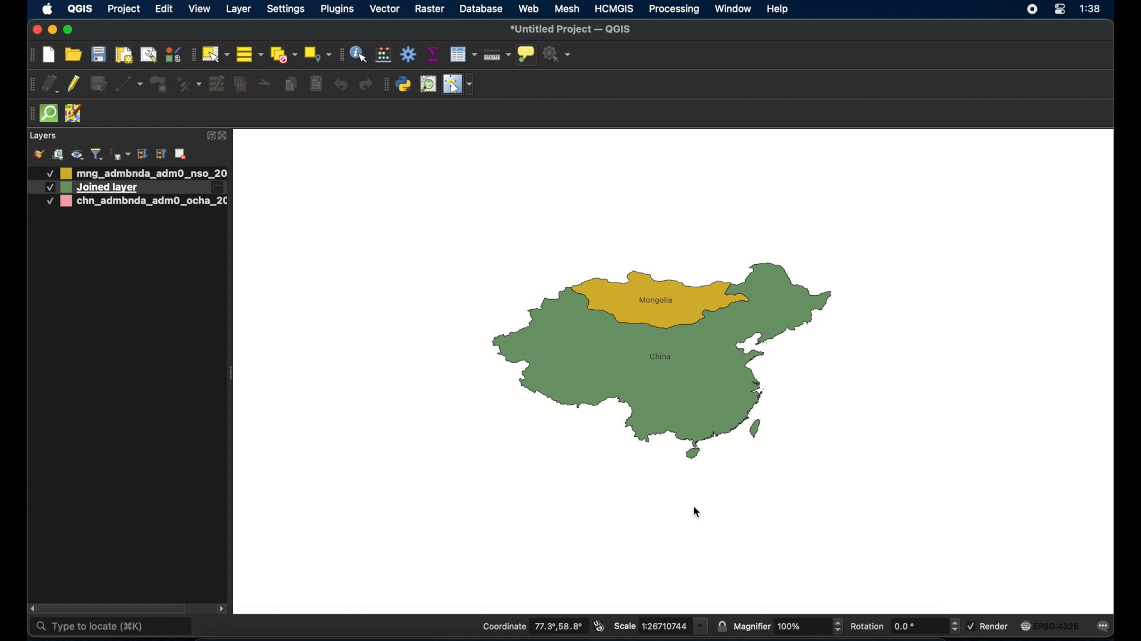 Image resolution: width=1141 pixels, height=641 pixels. I want to click on delete selected, so click(241, 84).